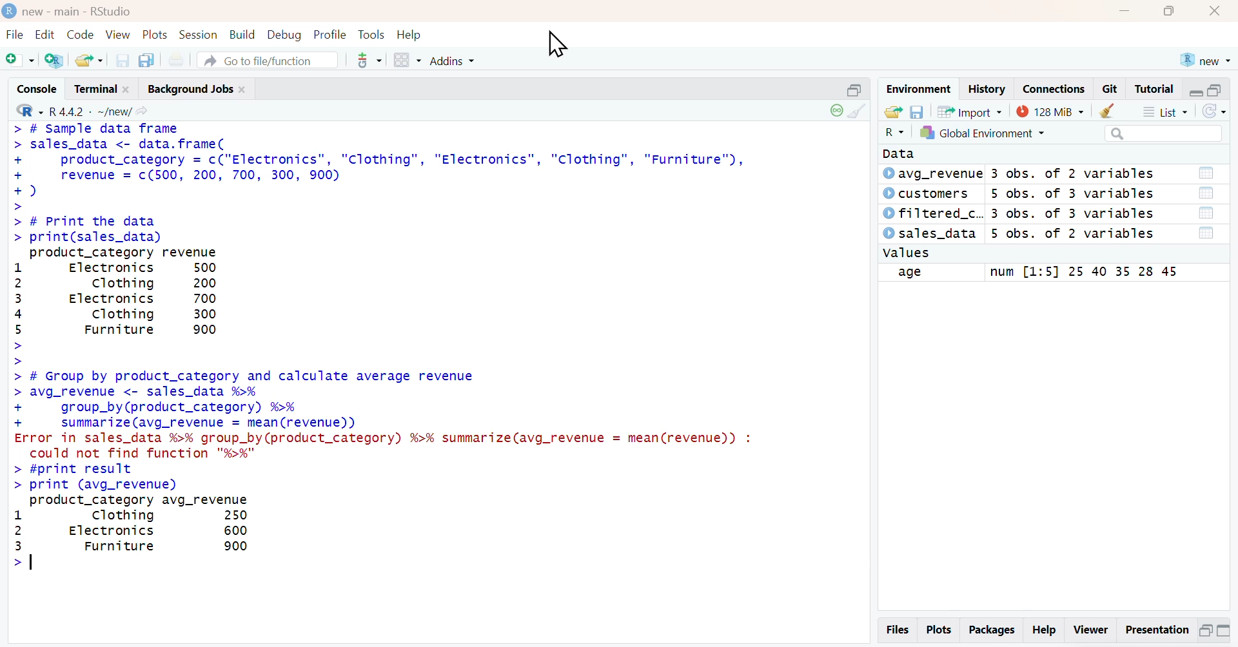  I want to click on minimize, so click(856, 89).